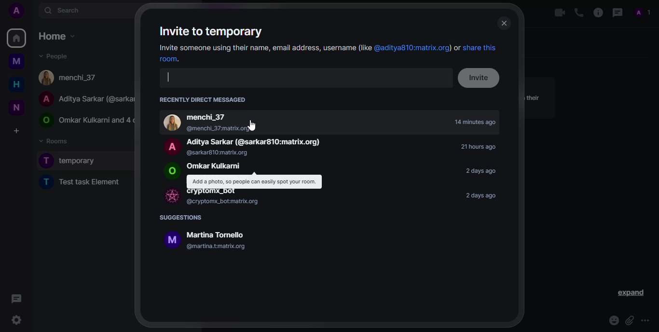 Image resolution: width=659 pixels, height=332 pixels. Describe the element at coordinates (577, 12) in the screenshot. I see `voice call` at that location.